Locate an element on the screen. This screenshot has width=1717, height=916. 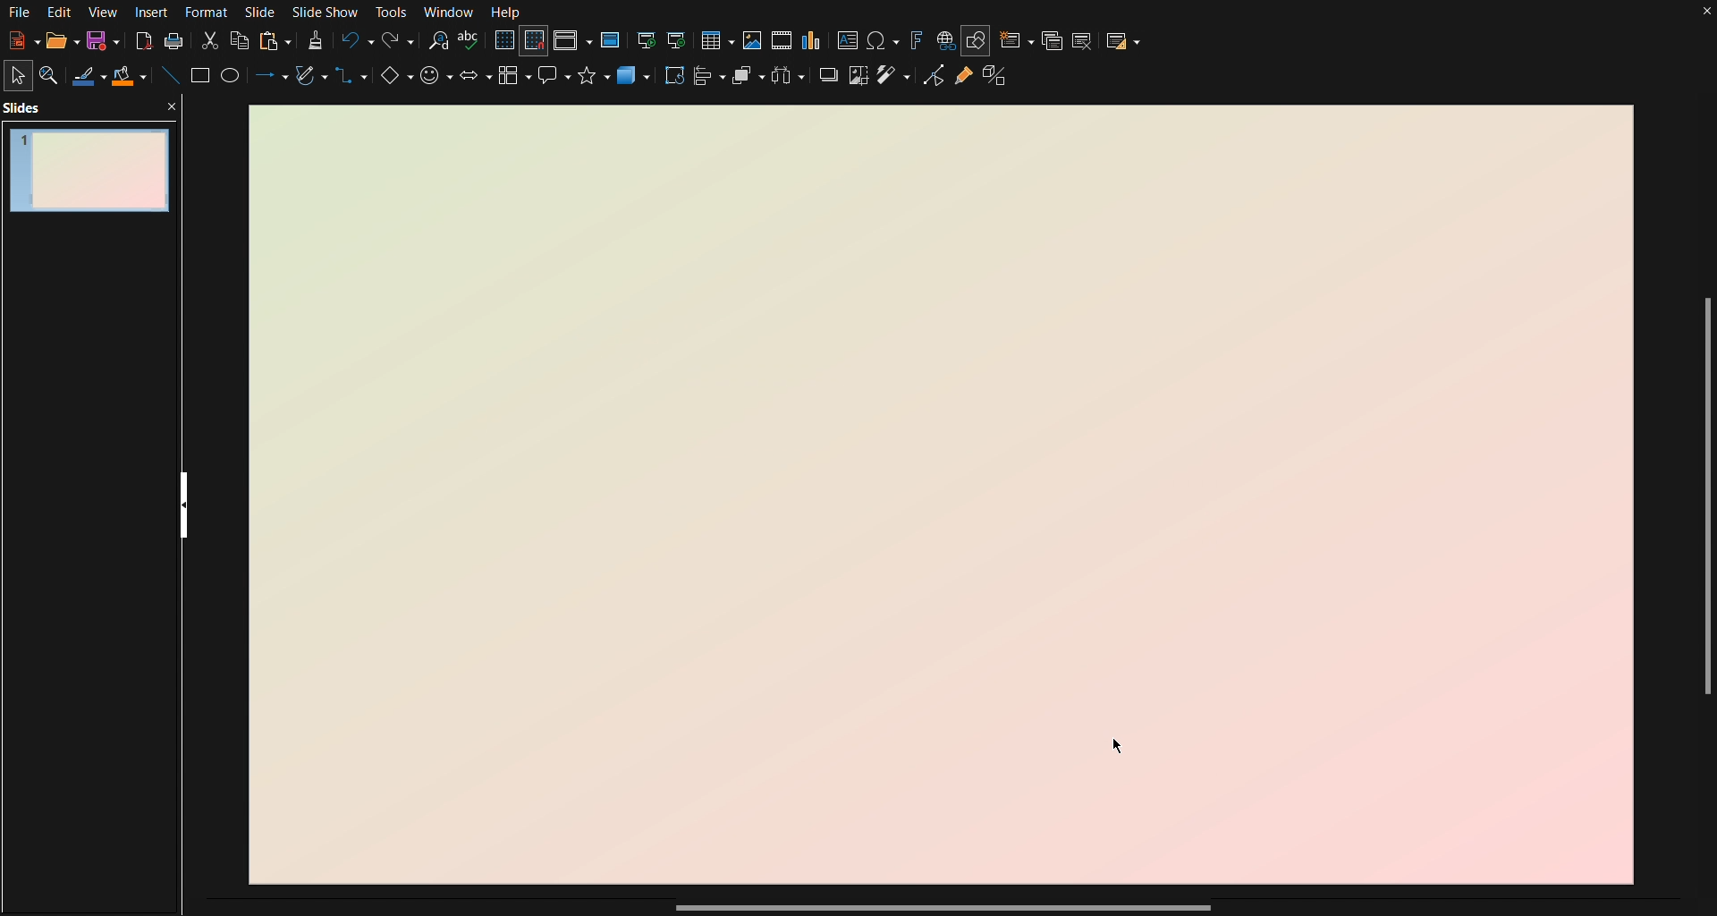
Slide is located at coordinates (262, 12).